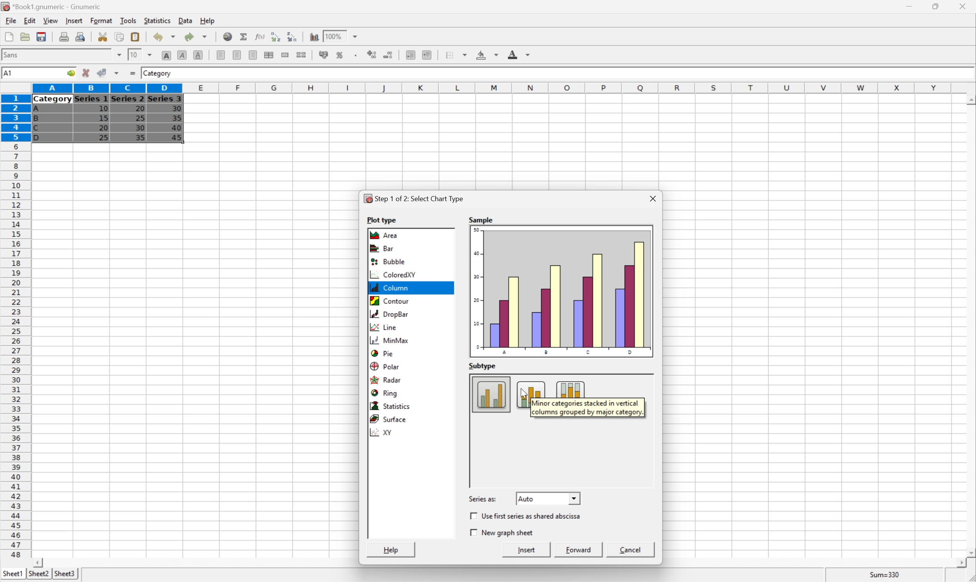 This screenshot has height=582, width=976. What do you see at coordinates (237, 54) in the screenshot?
I see `Center horizontally` at bounding box center [237, 54].